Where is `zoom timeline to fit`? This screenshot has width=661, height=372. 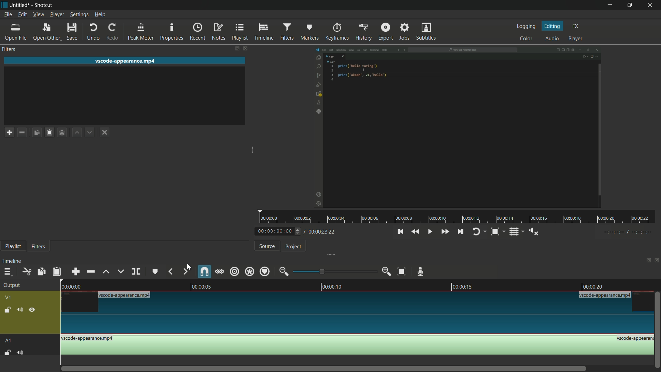
zoom timeline to fit is located at coordinates (401, 272).